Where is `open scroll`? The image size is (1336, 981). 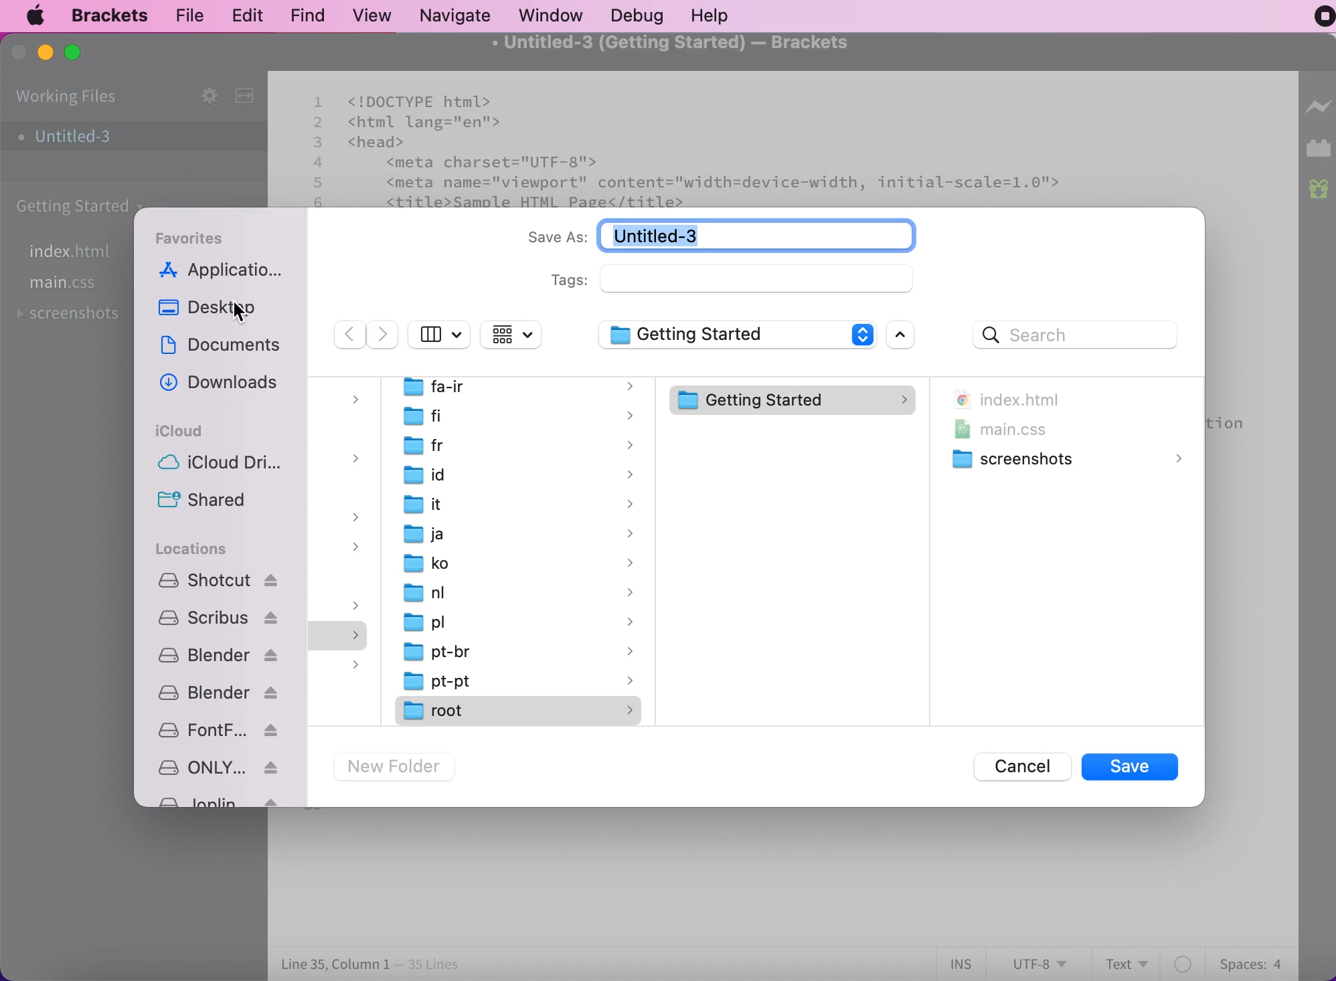
open scroll is located at coordinates (908, 334).